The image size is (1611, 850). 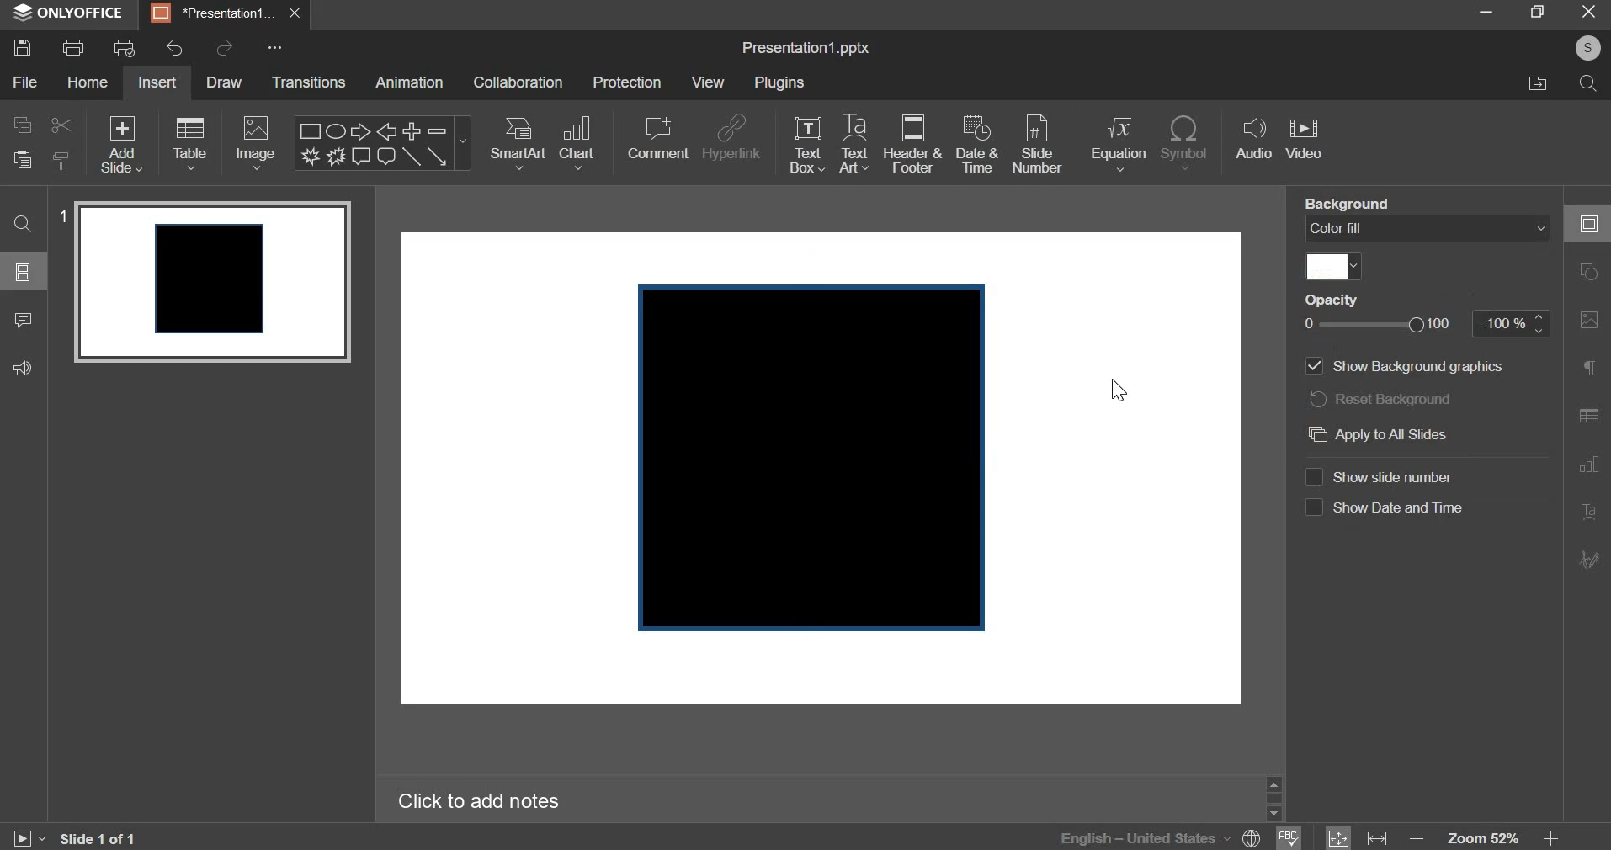 What do you see at coordinates (1587, 48) in the screenshot?
I see `S Profile` at bounding box center [1587, 48].